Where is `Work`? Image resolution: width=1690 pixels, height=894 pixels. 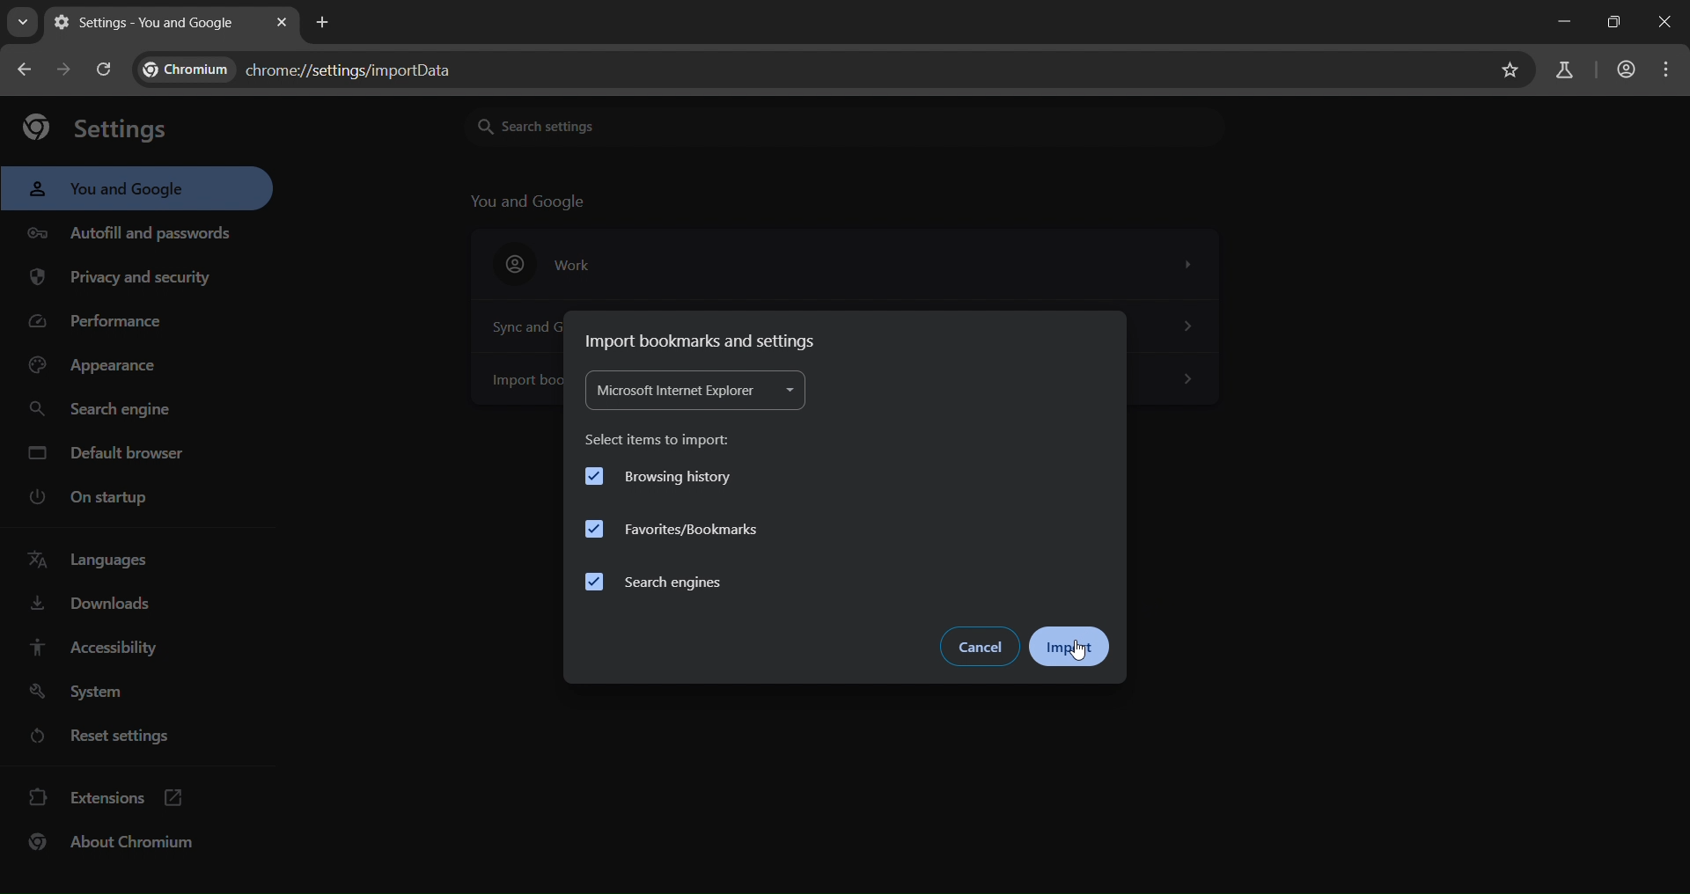
Work is located at coordinates (845, 264).